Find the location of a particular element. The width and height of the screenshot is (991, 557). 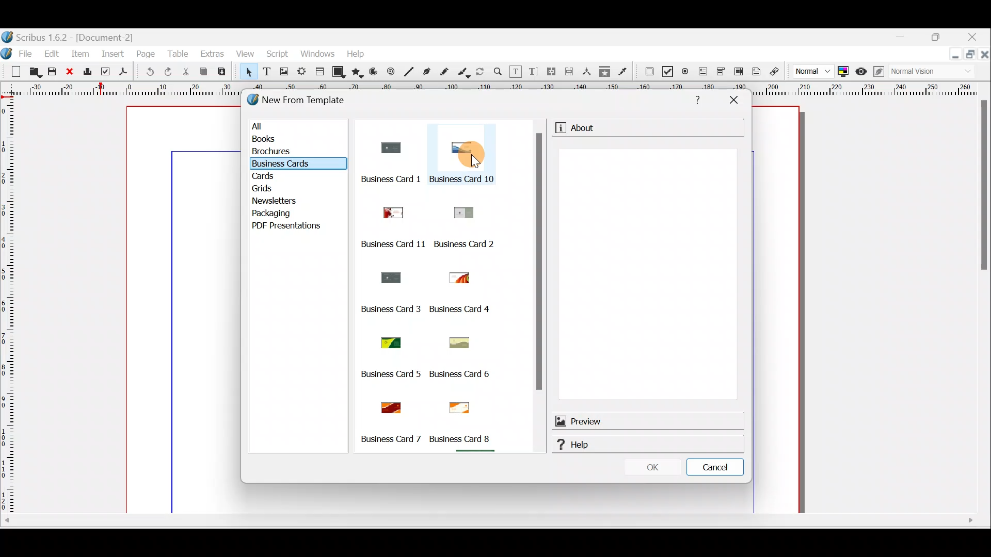

Item is located at coordinates (79, 55).